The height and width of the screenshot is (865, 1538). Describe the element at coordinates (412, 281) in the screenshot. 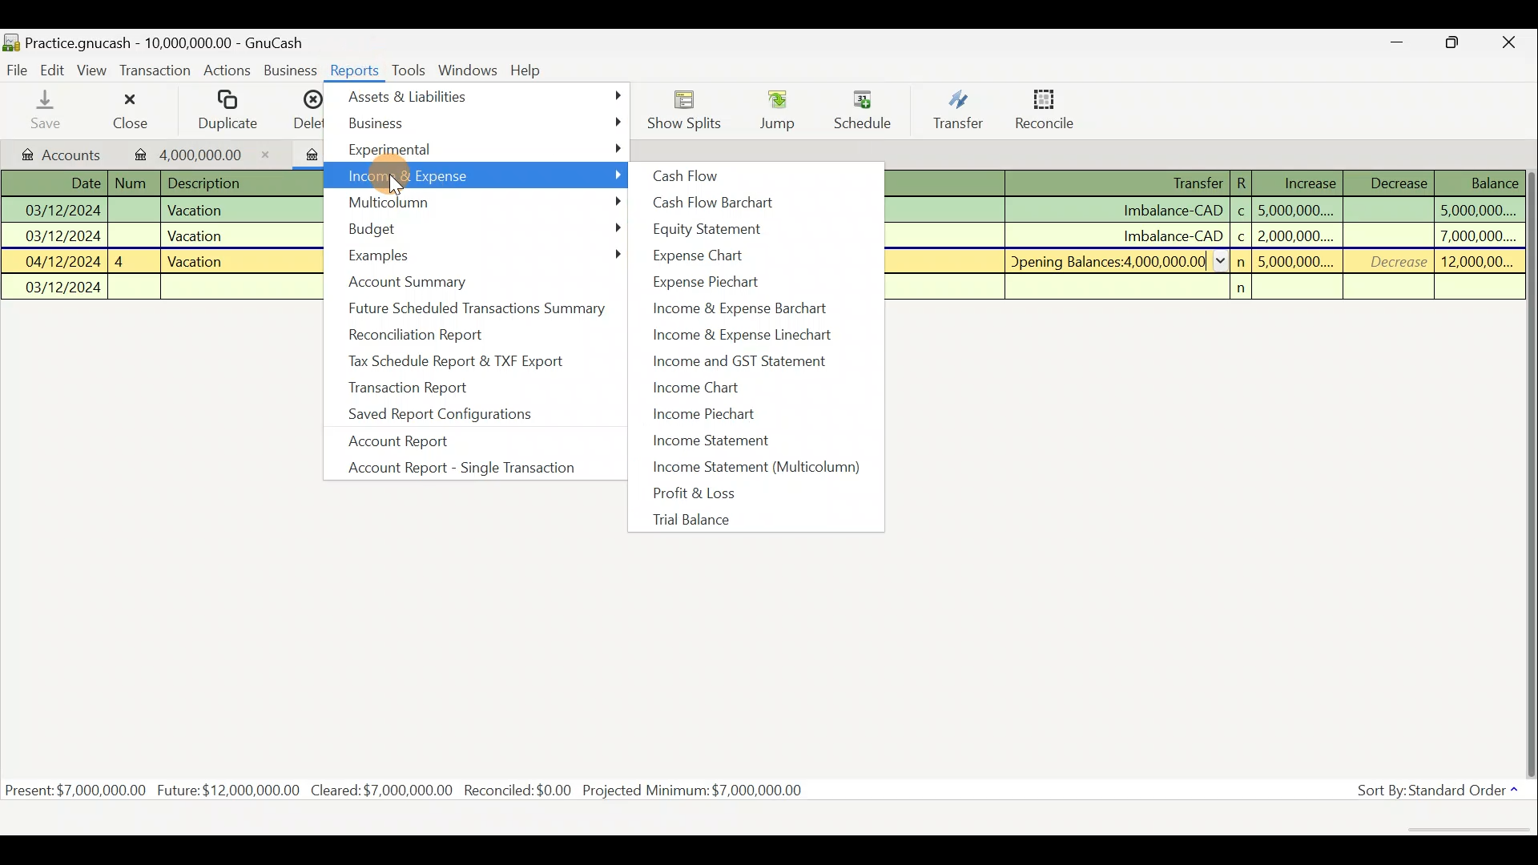

I see `Account summary` at that location.